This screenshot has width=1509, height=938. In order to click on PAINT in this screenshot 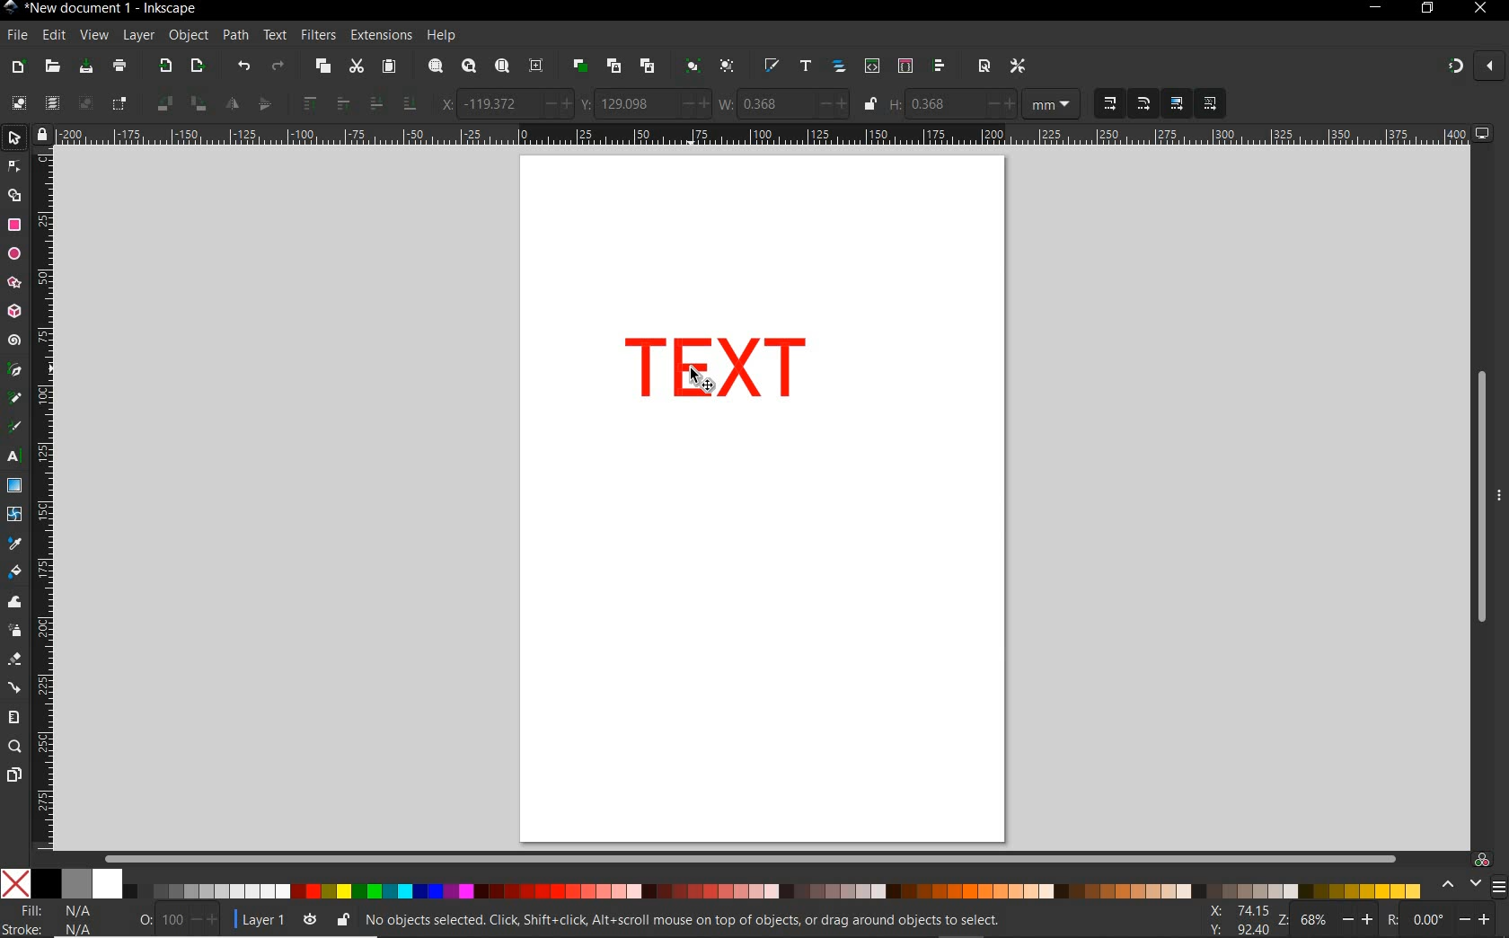, I will do `click(119, 68)`.